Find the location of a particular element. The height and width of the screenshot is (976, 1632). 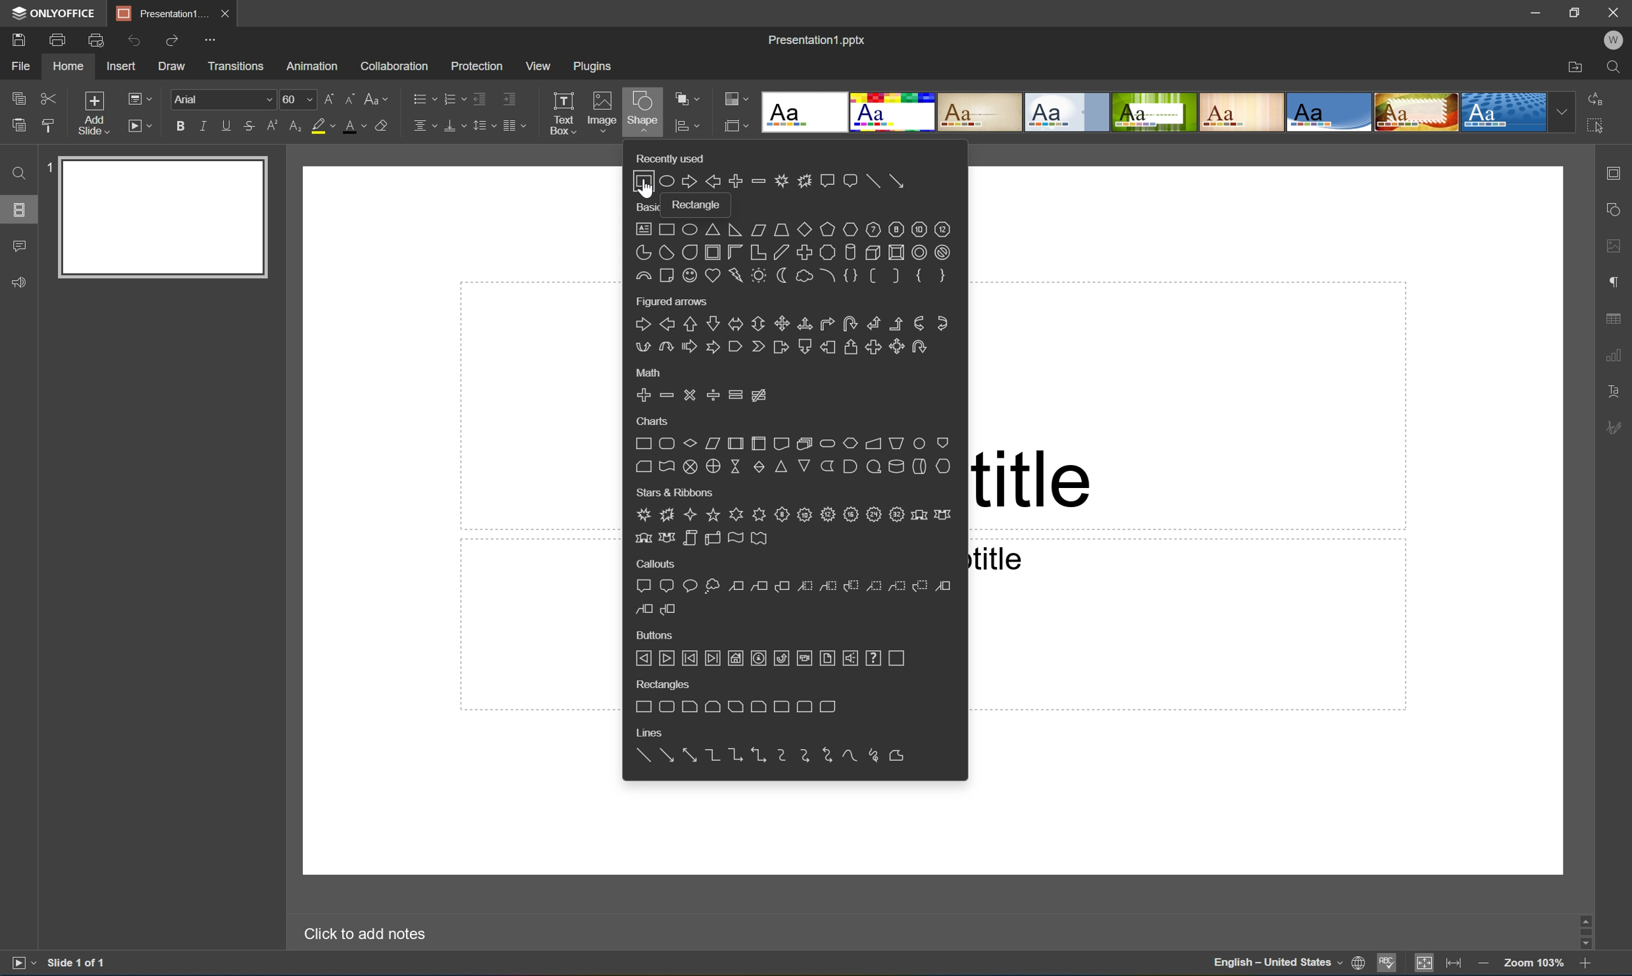

Change case is located at coordinates (380, 99).